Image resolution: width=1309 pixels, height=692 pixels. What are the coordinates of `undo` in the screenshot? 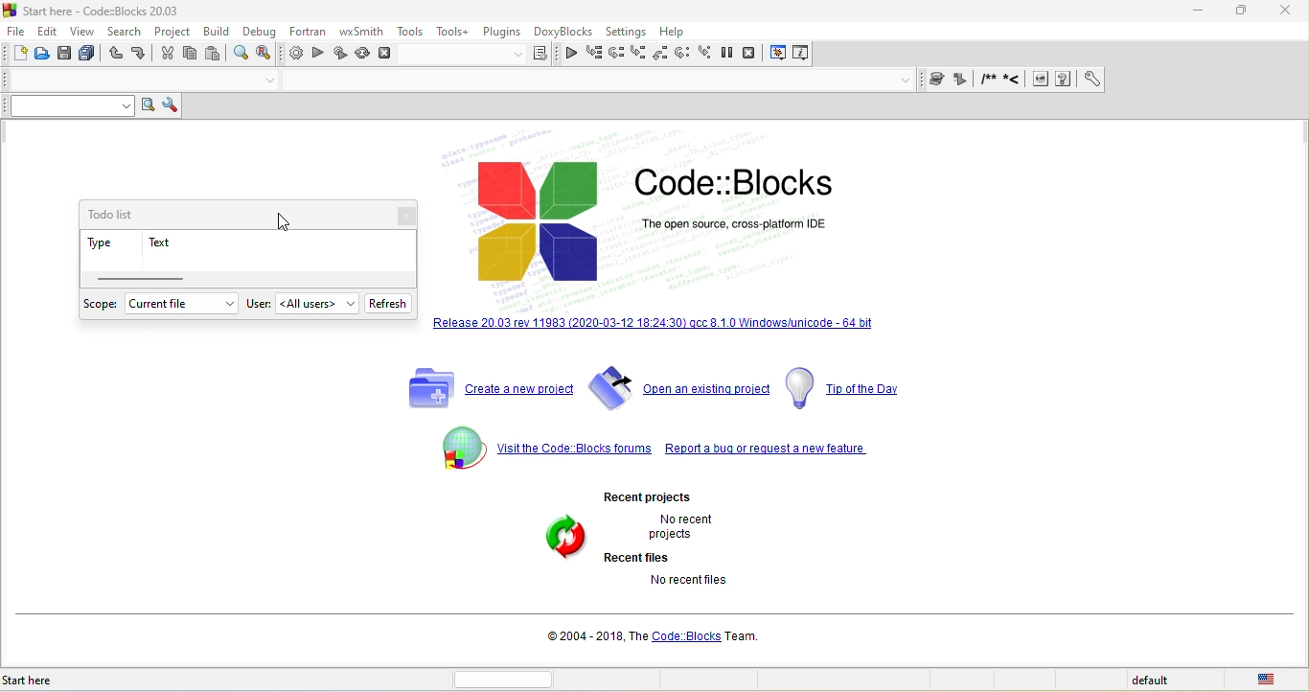 It's located at (115, 56).